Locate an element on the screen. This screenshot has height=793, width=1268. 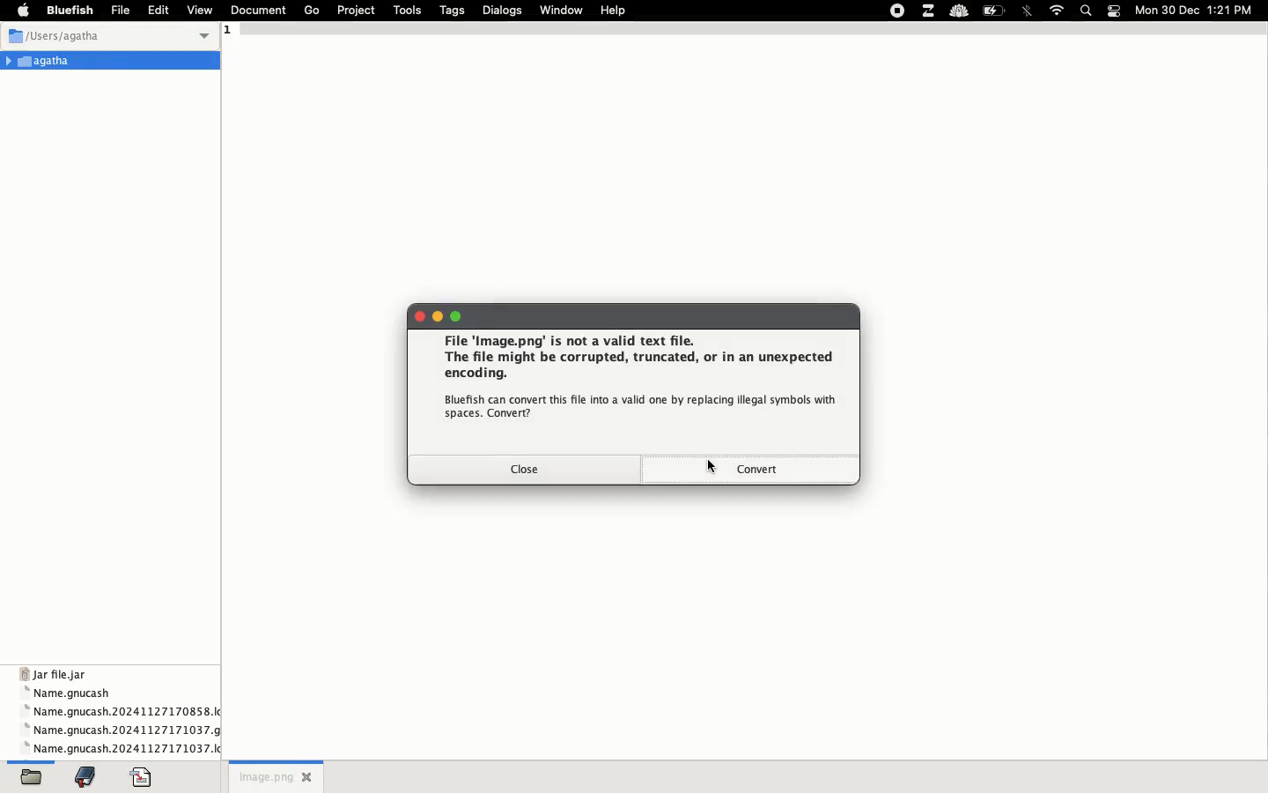
minimize  is located at coordinates (437, 313).